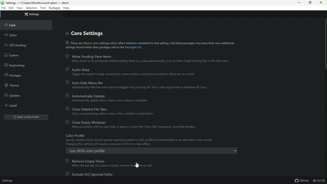  I want to click on updates, so click(13, 96).